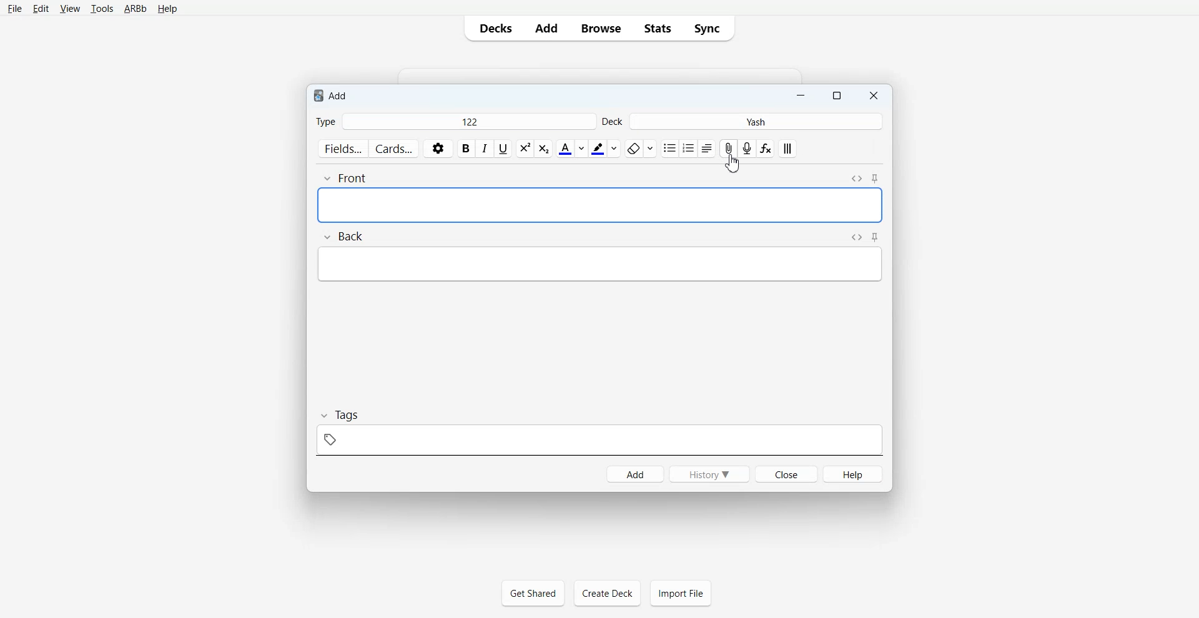  Describe the element at coordinates (787, 149) in the screenshot. I see `Apply custom style` at that location.